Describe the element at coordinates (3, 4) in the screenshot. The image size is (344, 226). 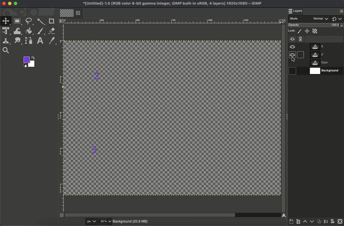
I see `Close` at that location.